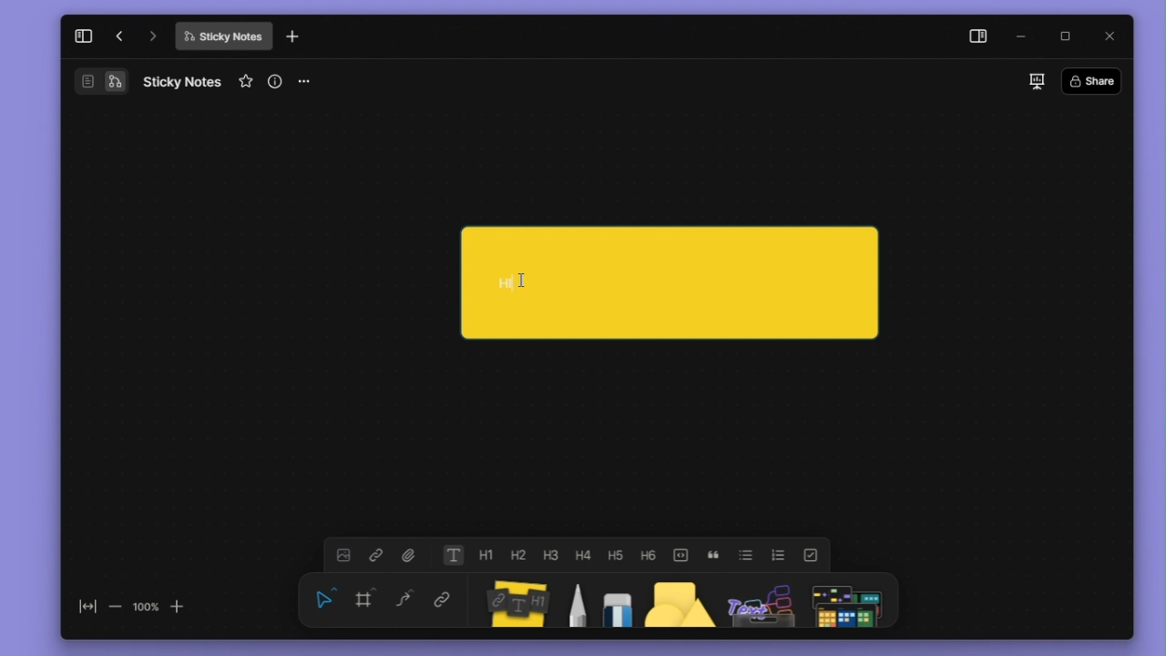  What do you see at coordinates (83, 43) in the screenshot?
I see `collapse sidebar` at bounding box center [83, 43].